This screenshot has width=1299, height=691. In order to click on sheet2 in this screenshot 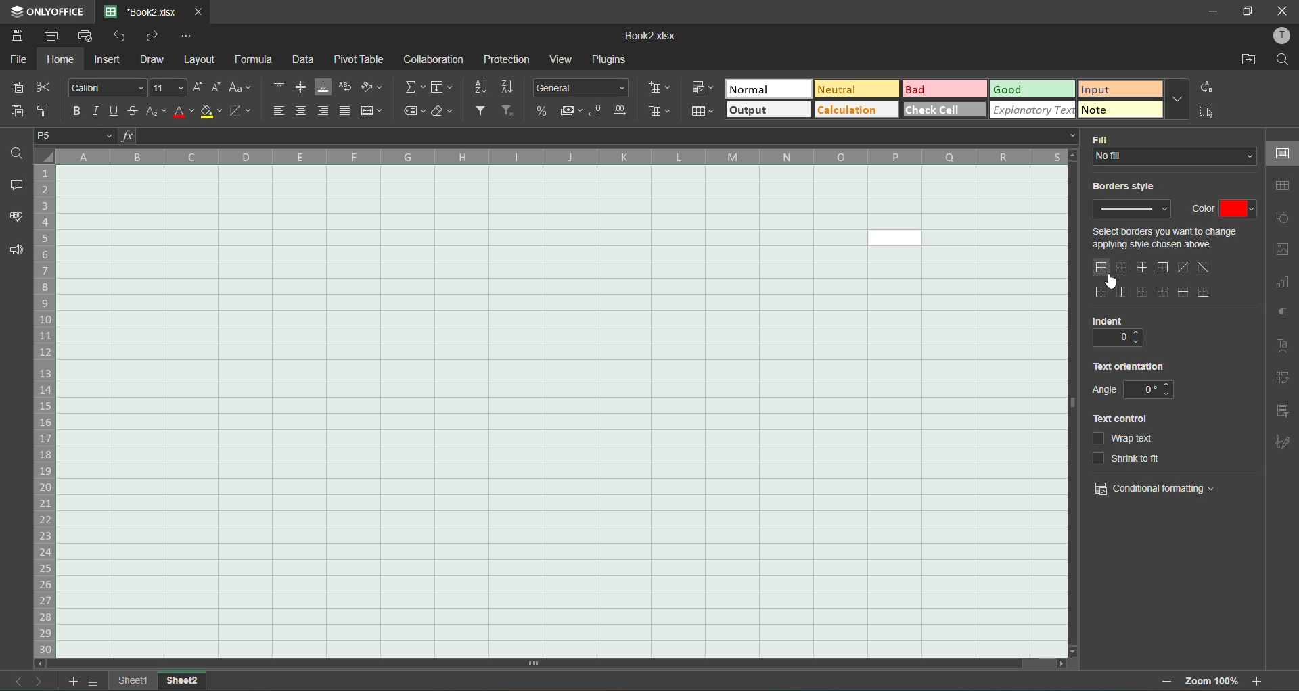, I will do `click(181, 680)`.